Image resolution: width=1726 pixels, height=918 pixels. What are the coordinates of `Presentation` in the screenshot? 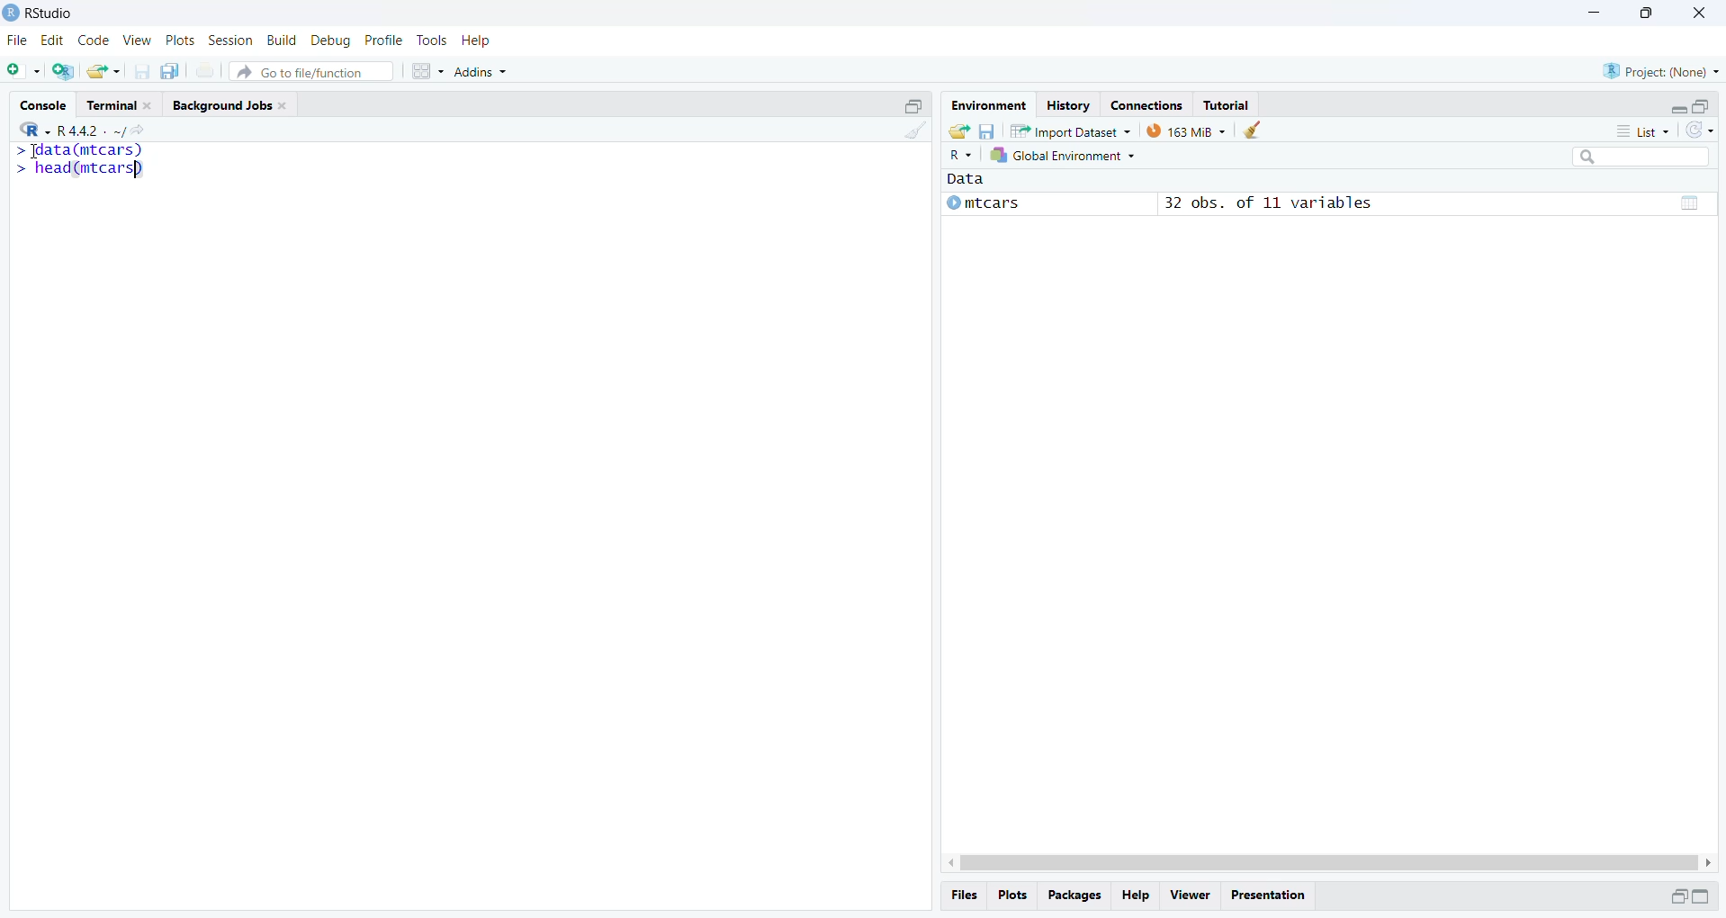 It's located at (1268, 896).